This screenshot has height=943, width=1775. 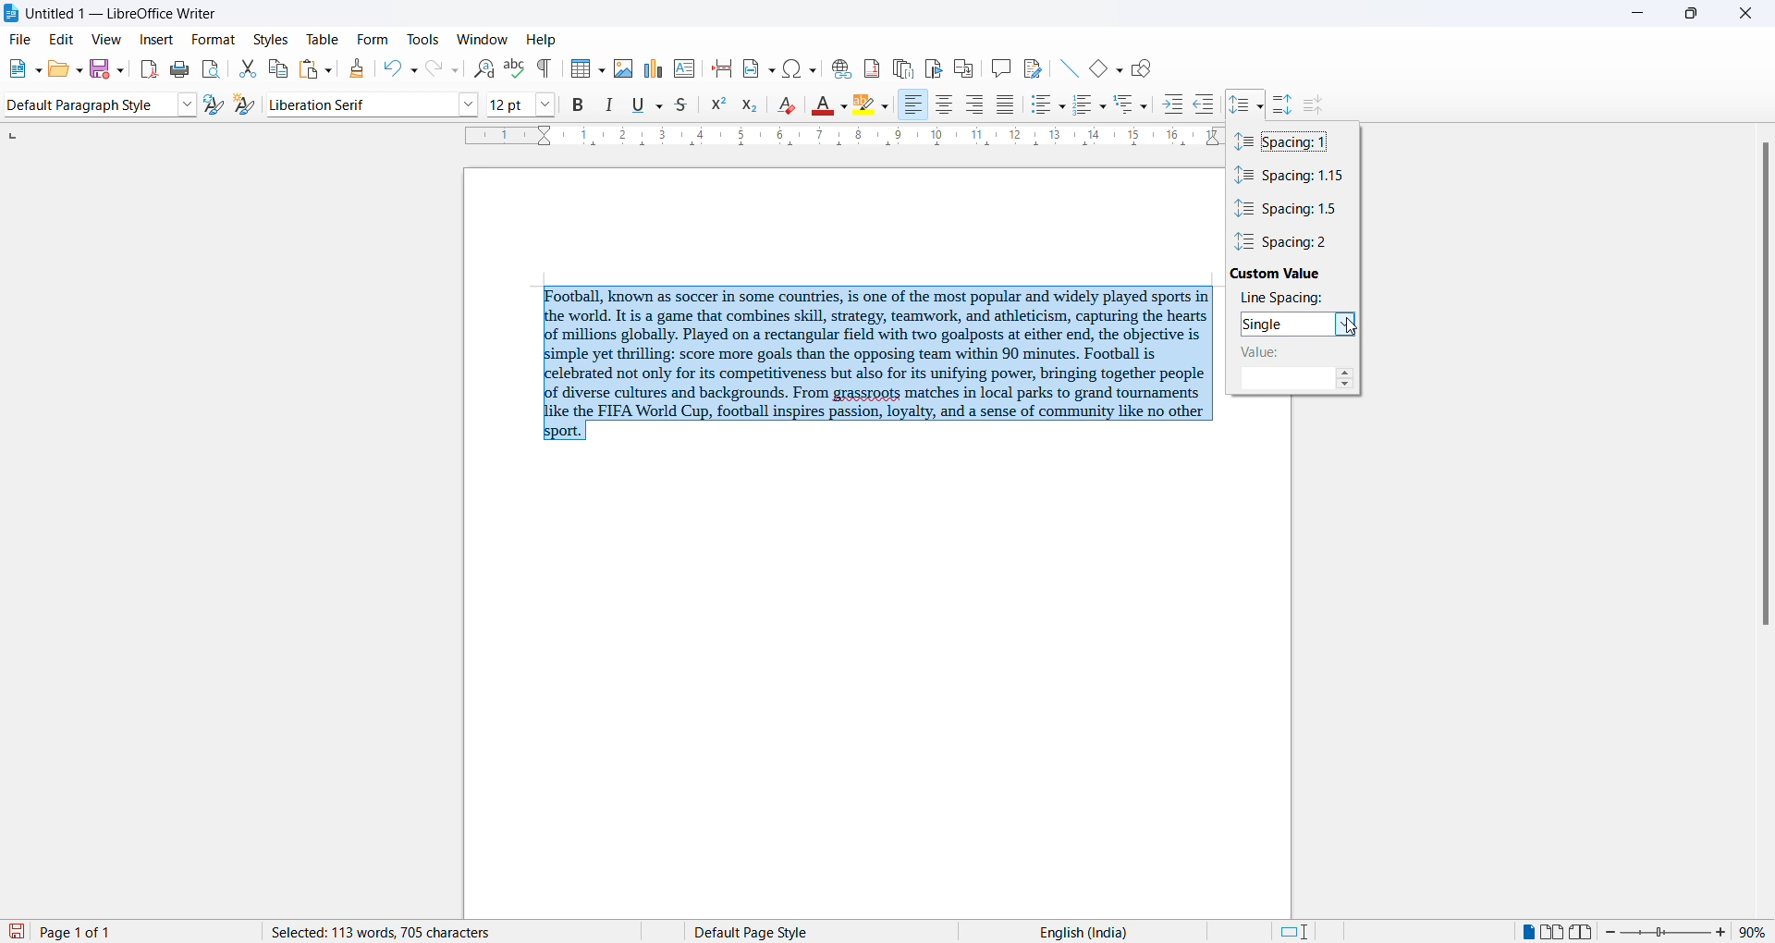 What do you see at coordinates (212, 104) in the screenshot?
I see `update selected style` at bounding box center [212, 104].